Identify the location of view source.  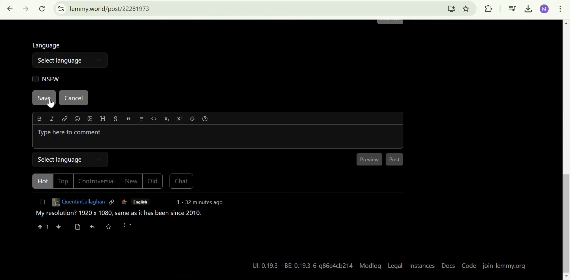
(77, 227).